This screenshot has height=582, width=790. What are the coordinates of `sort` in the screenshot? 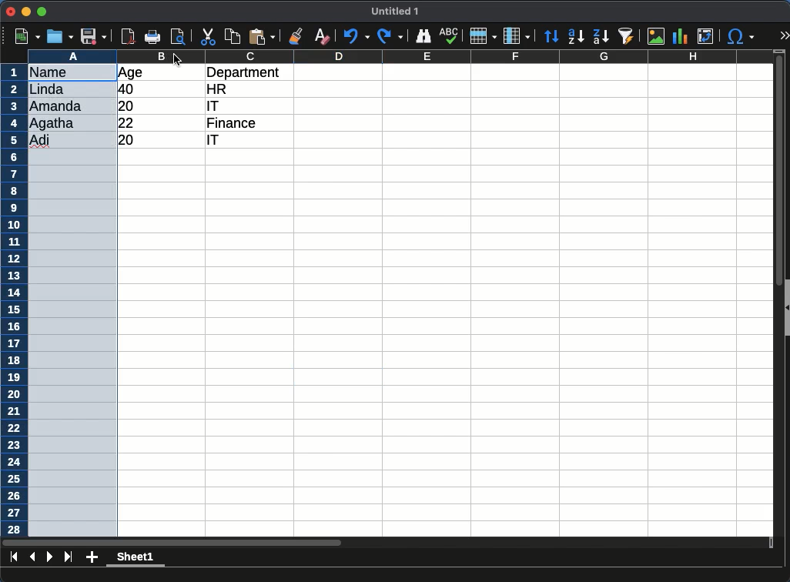 It's located at (553, 36).